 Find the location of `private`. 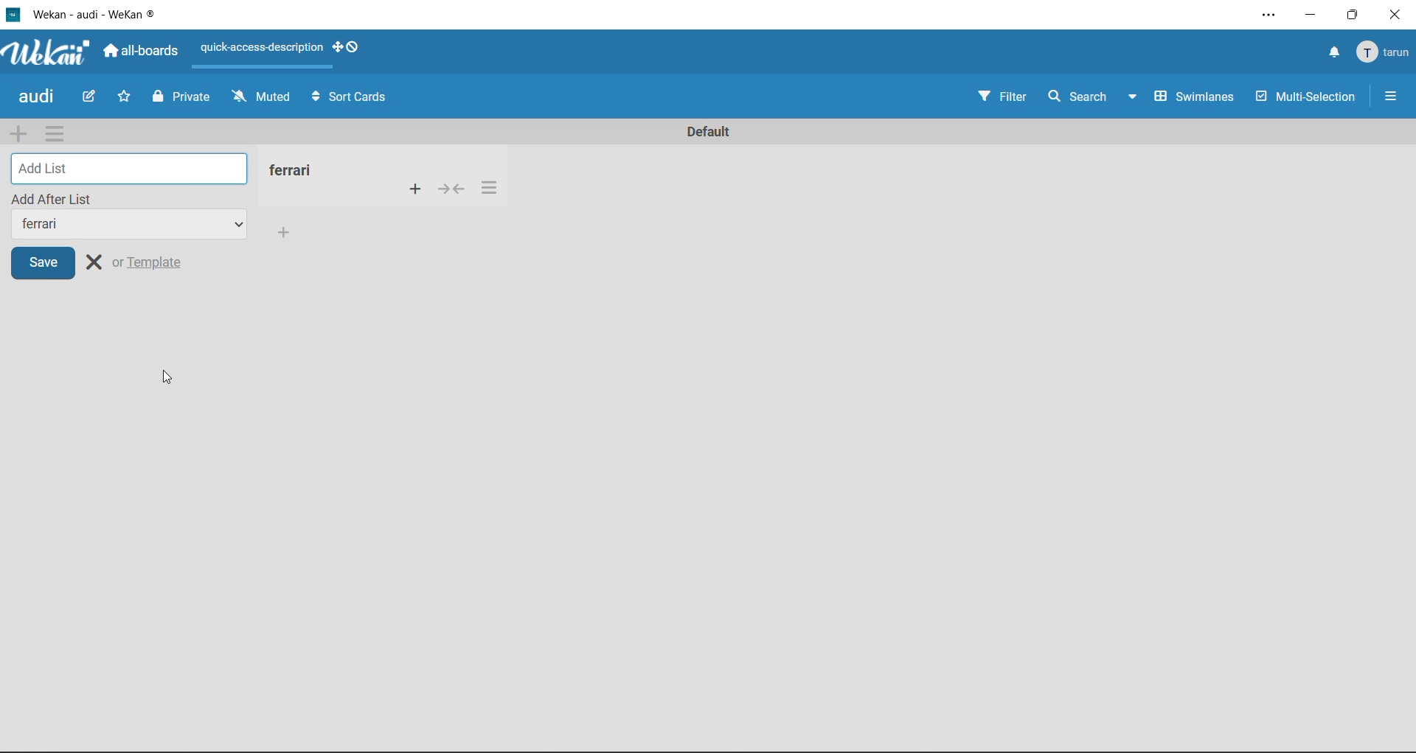

private is located at coordinates (181, 98).